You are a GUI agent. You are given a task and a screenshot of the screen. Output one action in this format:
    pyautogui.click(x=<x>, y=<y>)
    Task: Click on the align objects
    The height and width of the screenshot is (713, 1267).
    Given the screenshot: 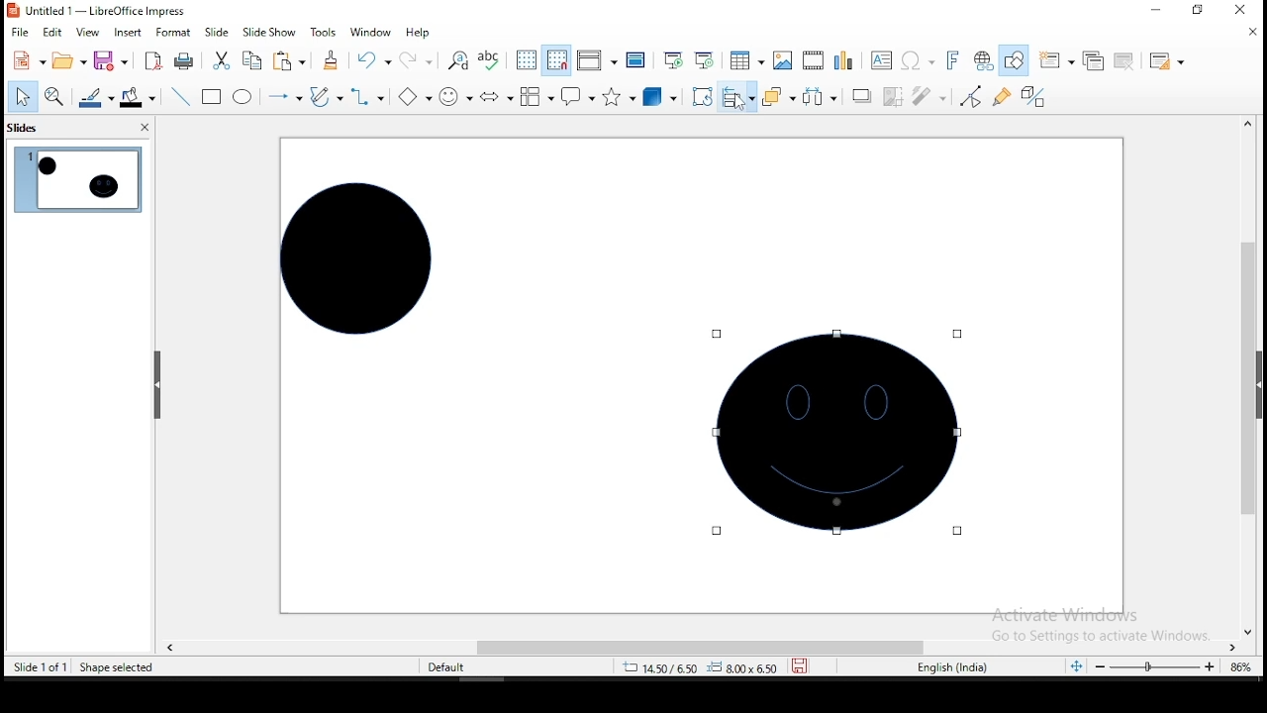 What is the action you would take?
    pyautogui.click(x=737, y=99)
    